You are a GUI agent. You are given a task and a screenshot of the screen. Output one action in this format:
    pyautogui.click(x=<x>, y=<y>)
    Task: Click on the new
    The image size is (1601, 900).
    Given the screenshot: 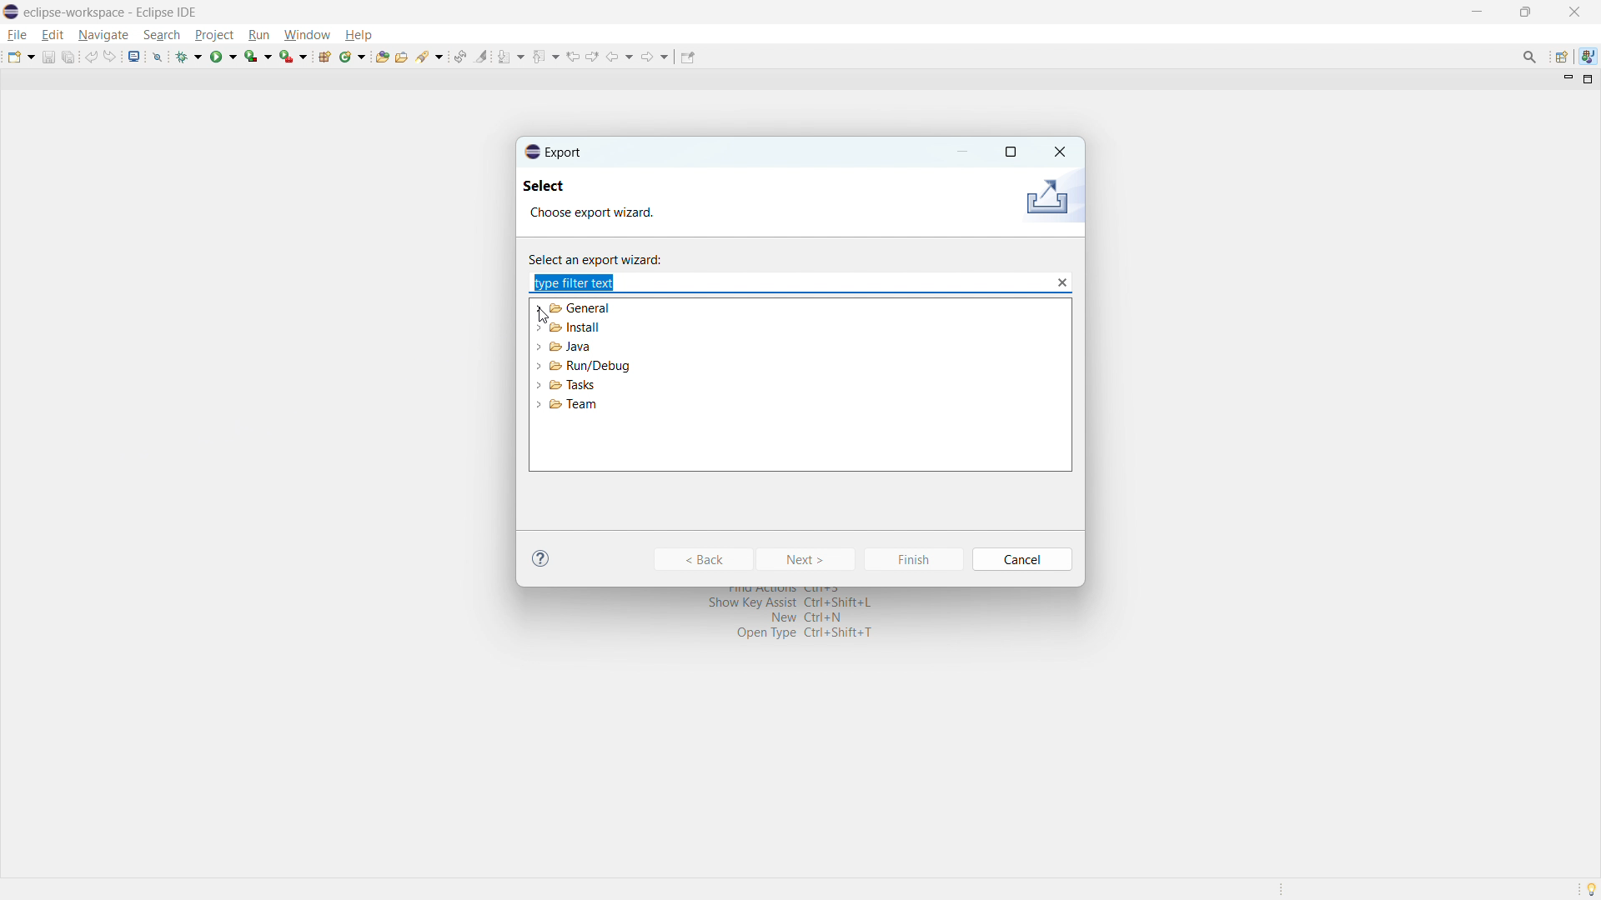 What is the action you would take?
    pyautogui.click(x=21, y=57)
    